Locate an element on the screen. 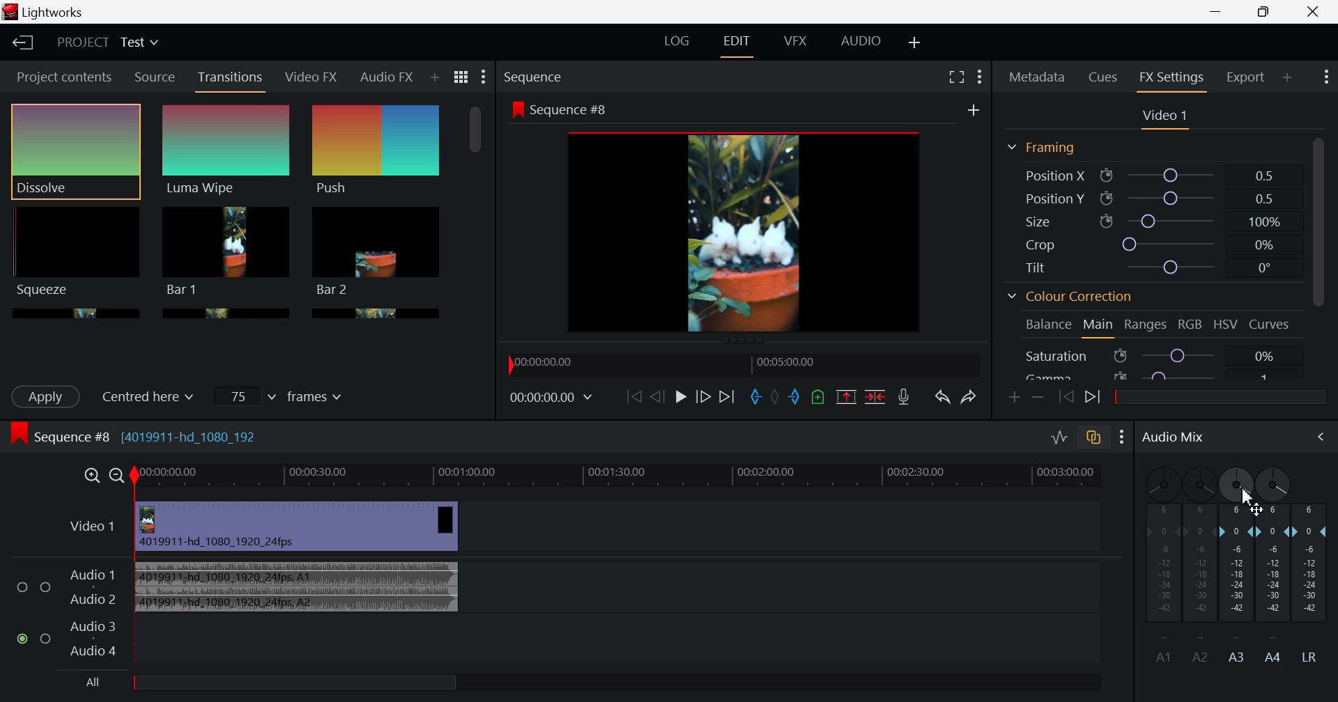 The width and height of the screenshot is (1338, 702). Go Forward is located at coordinates (704, 396).